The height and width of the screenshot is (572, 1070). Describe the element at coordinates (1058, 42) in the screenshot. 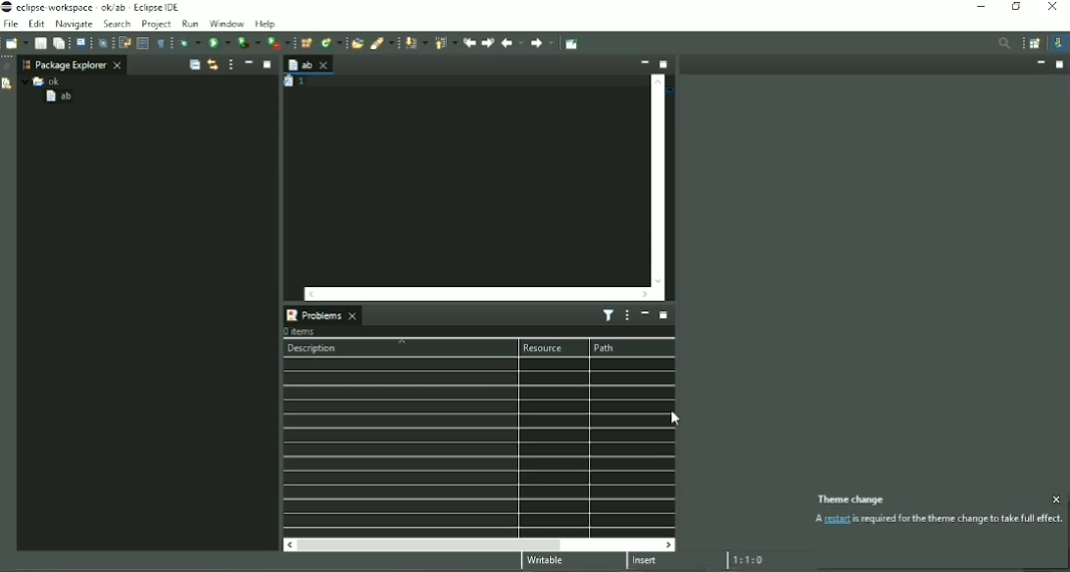

I see `Java` at that location.